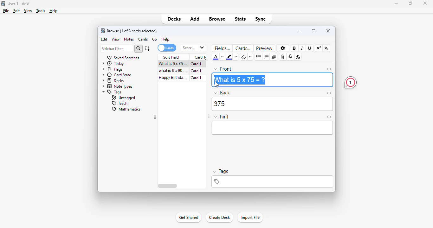  I want to click on back, so click(223, 93).